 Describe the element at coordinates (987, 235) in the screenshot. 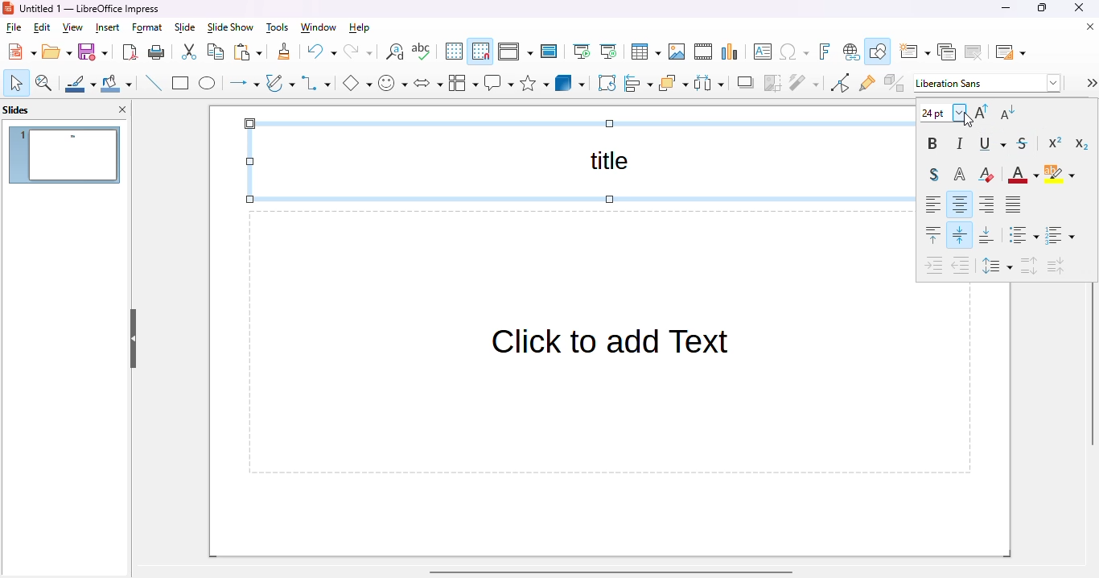

I see `align bottom` at that location.